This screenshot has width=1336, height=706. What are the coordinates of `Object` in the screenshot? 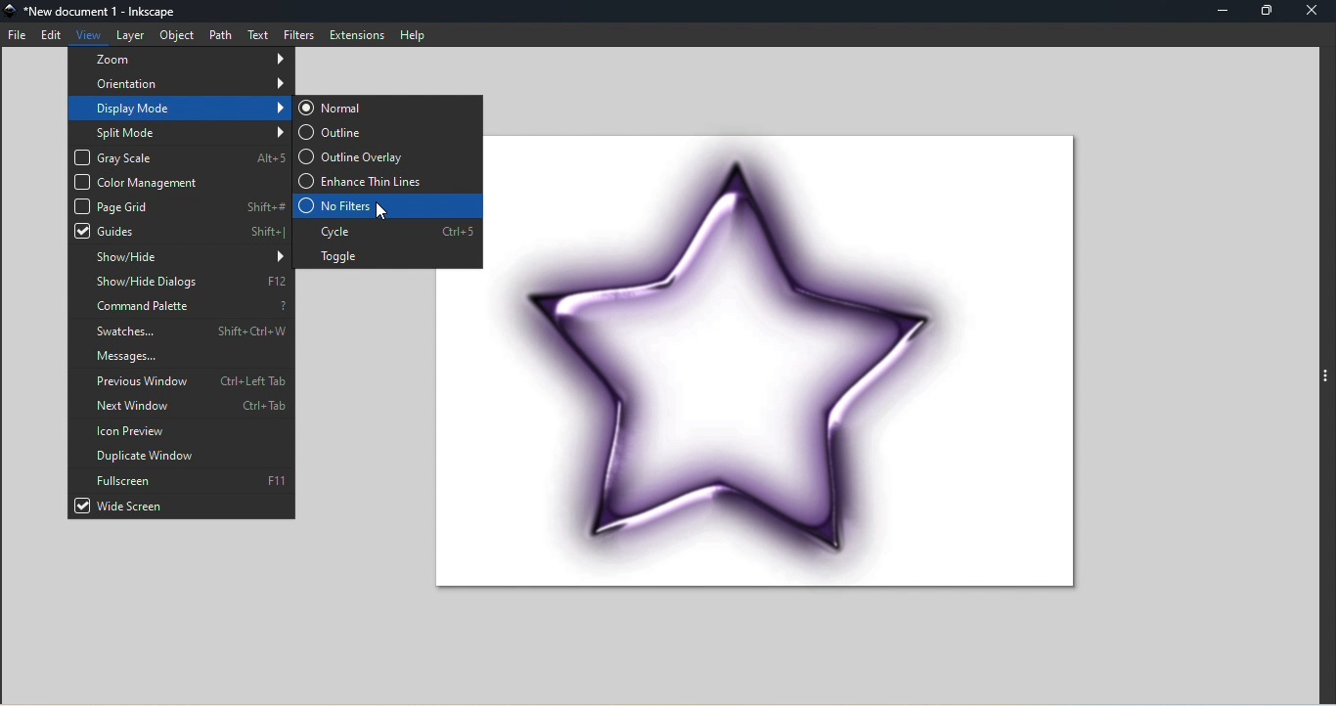 It's located at (176, 34).